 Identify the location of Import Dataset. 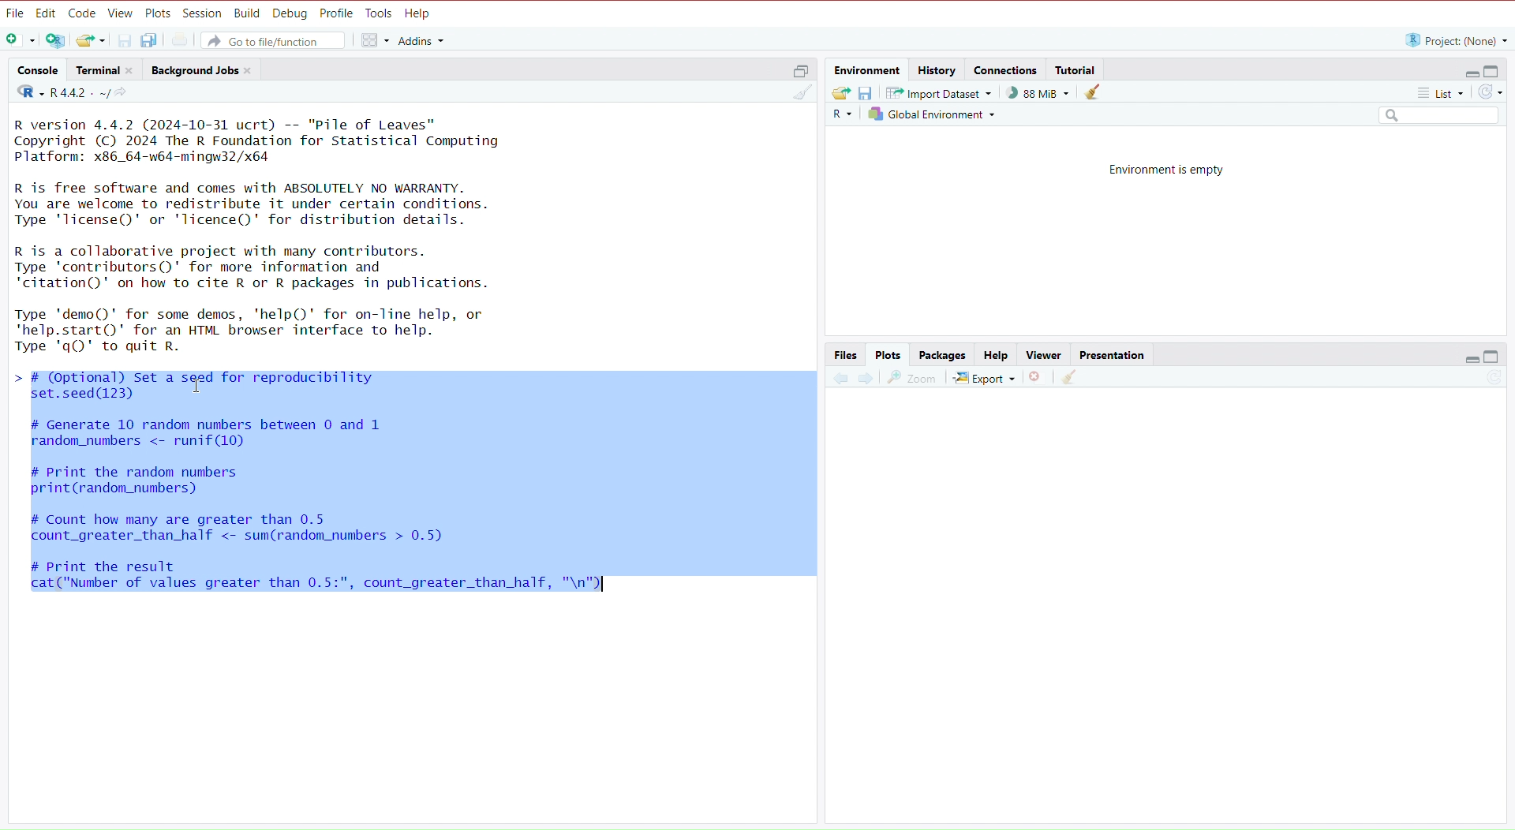
(935, 92).